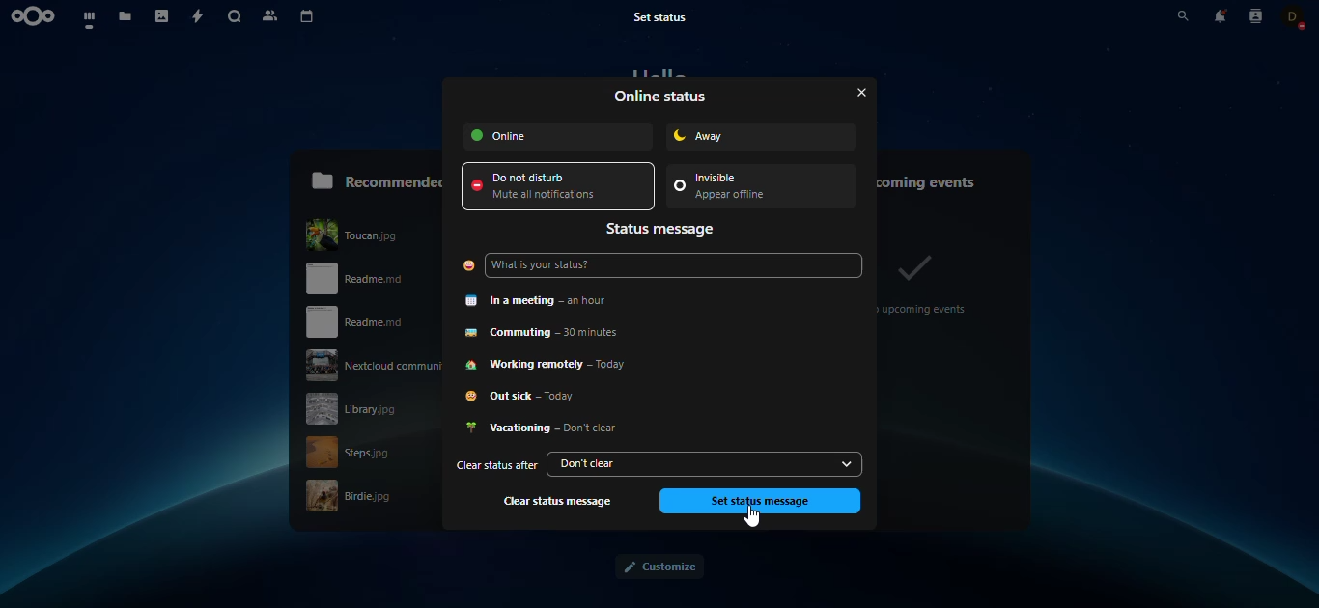 This screenshot has height=608, width=1319. Describe the element at coordinates (37, 16) in the screenshot. I see `nextcloud` at that location.